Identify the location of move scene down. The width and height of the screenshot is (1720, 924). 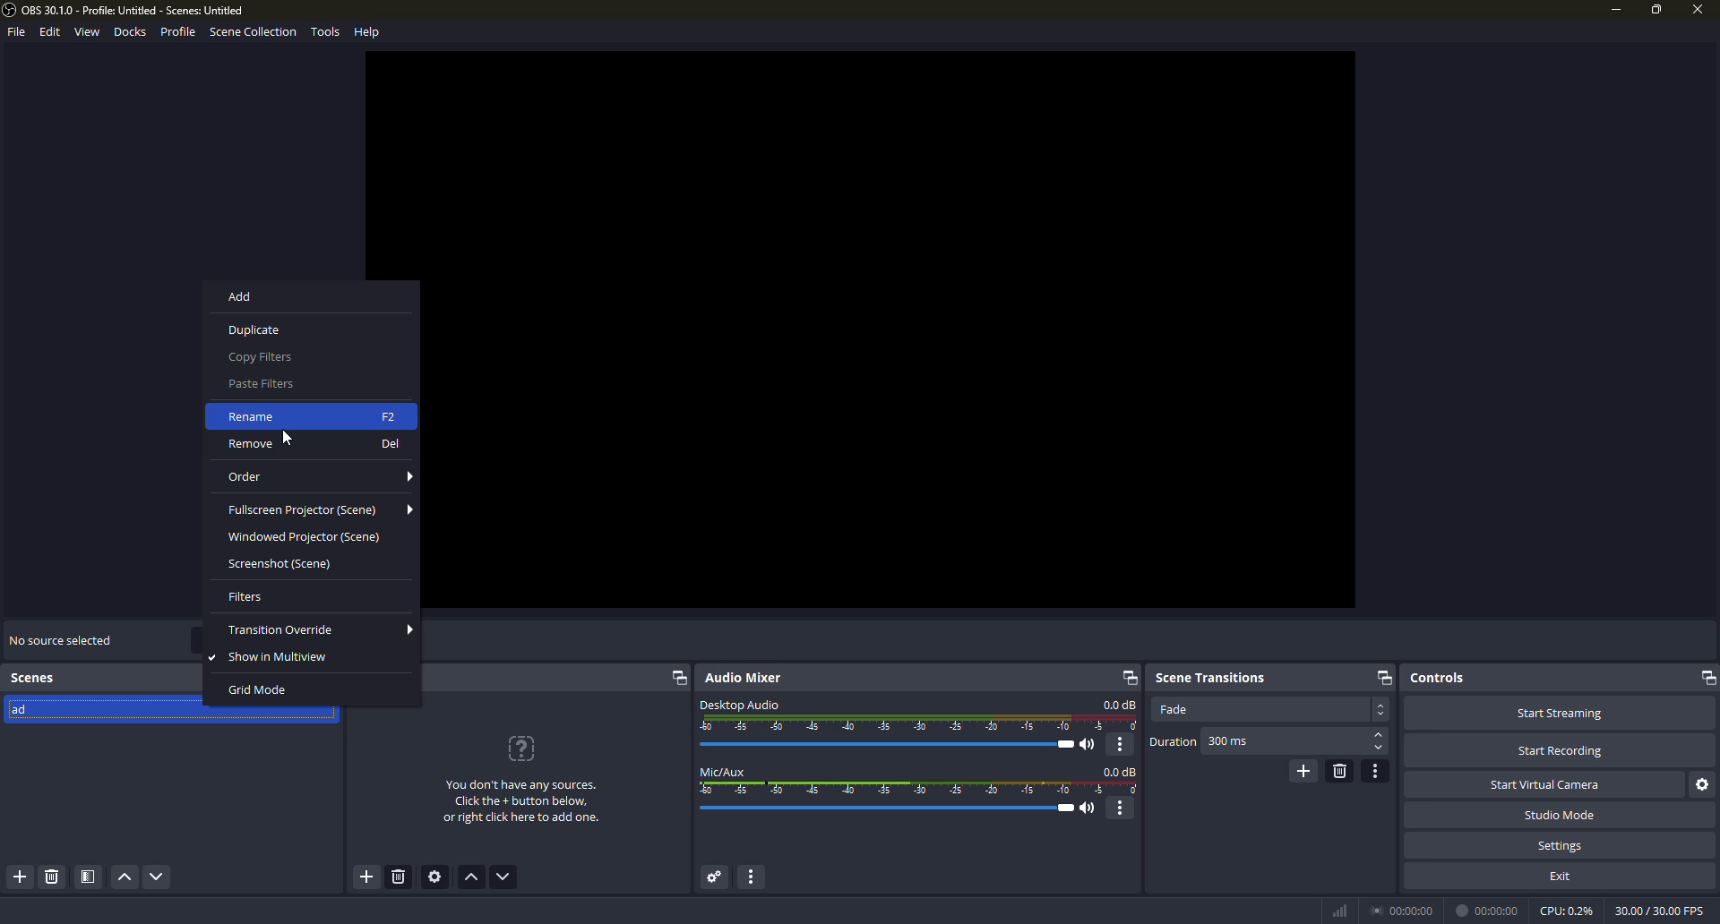
(158, 878).